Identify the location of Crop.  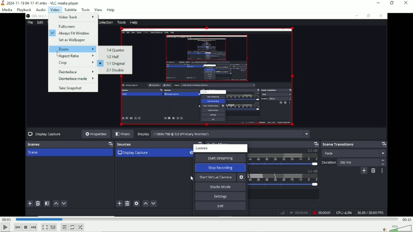
(73, 63).